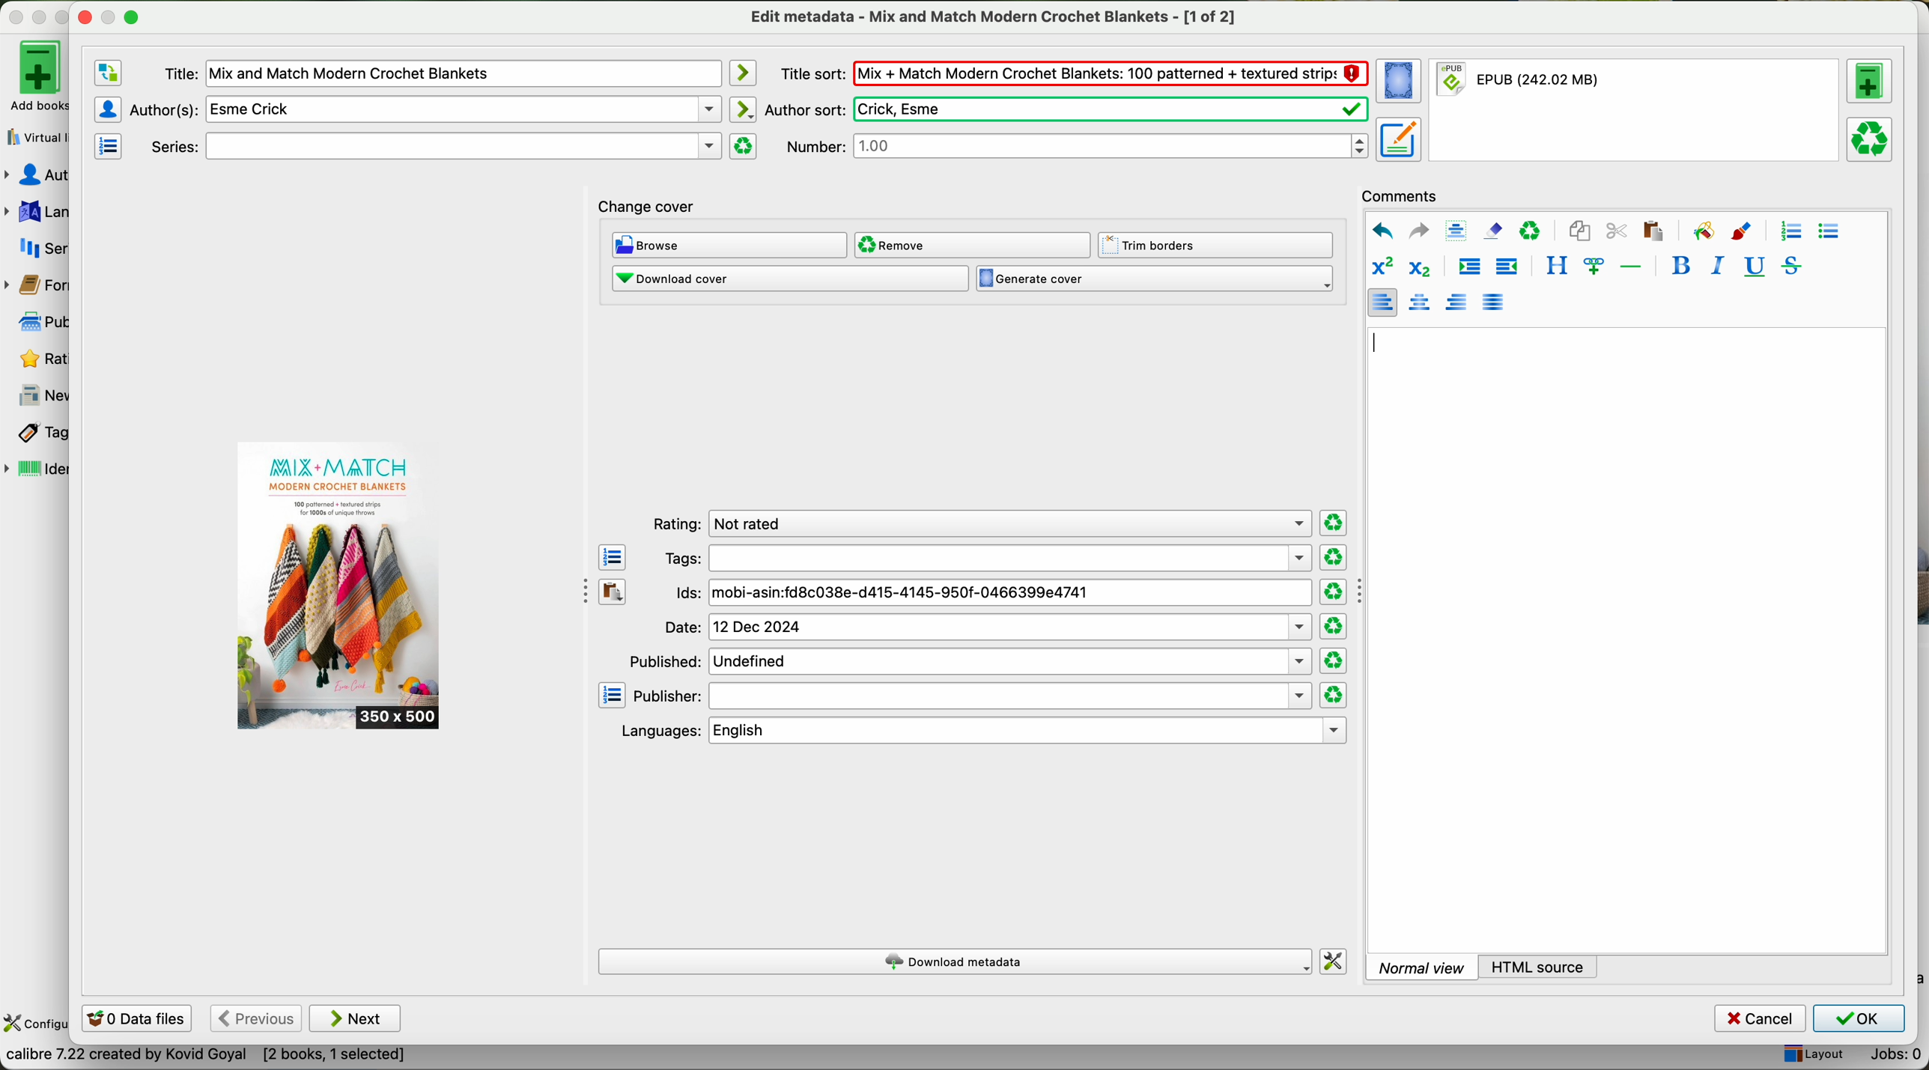 Image resolution: width=1929 pixels, height=1070 pixels. Describe the element at coordinates (978, 524) in the screenshot. I see `rating` at that location.